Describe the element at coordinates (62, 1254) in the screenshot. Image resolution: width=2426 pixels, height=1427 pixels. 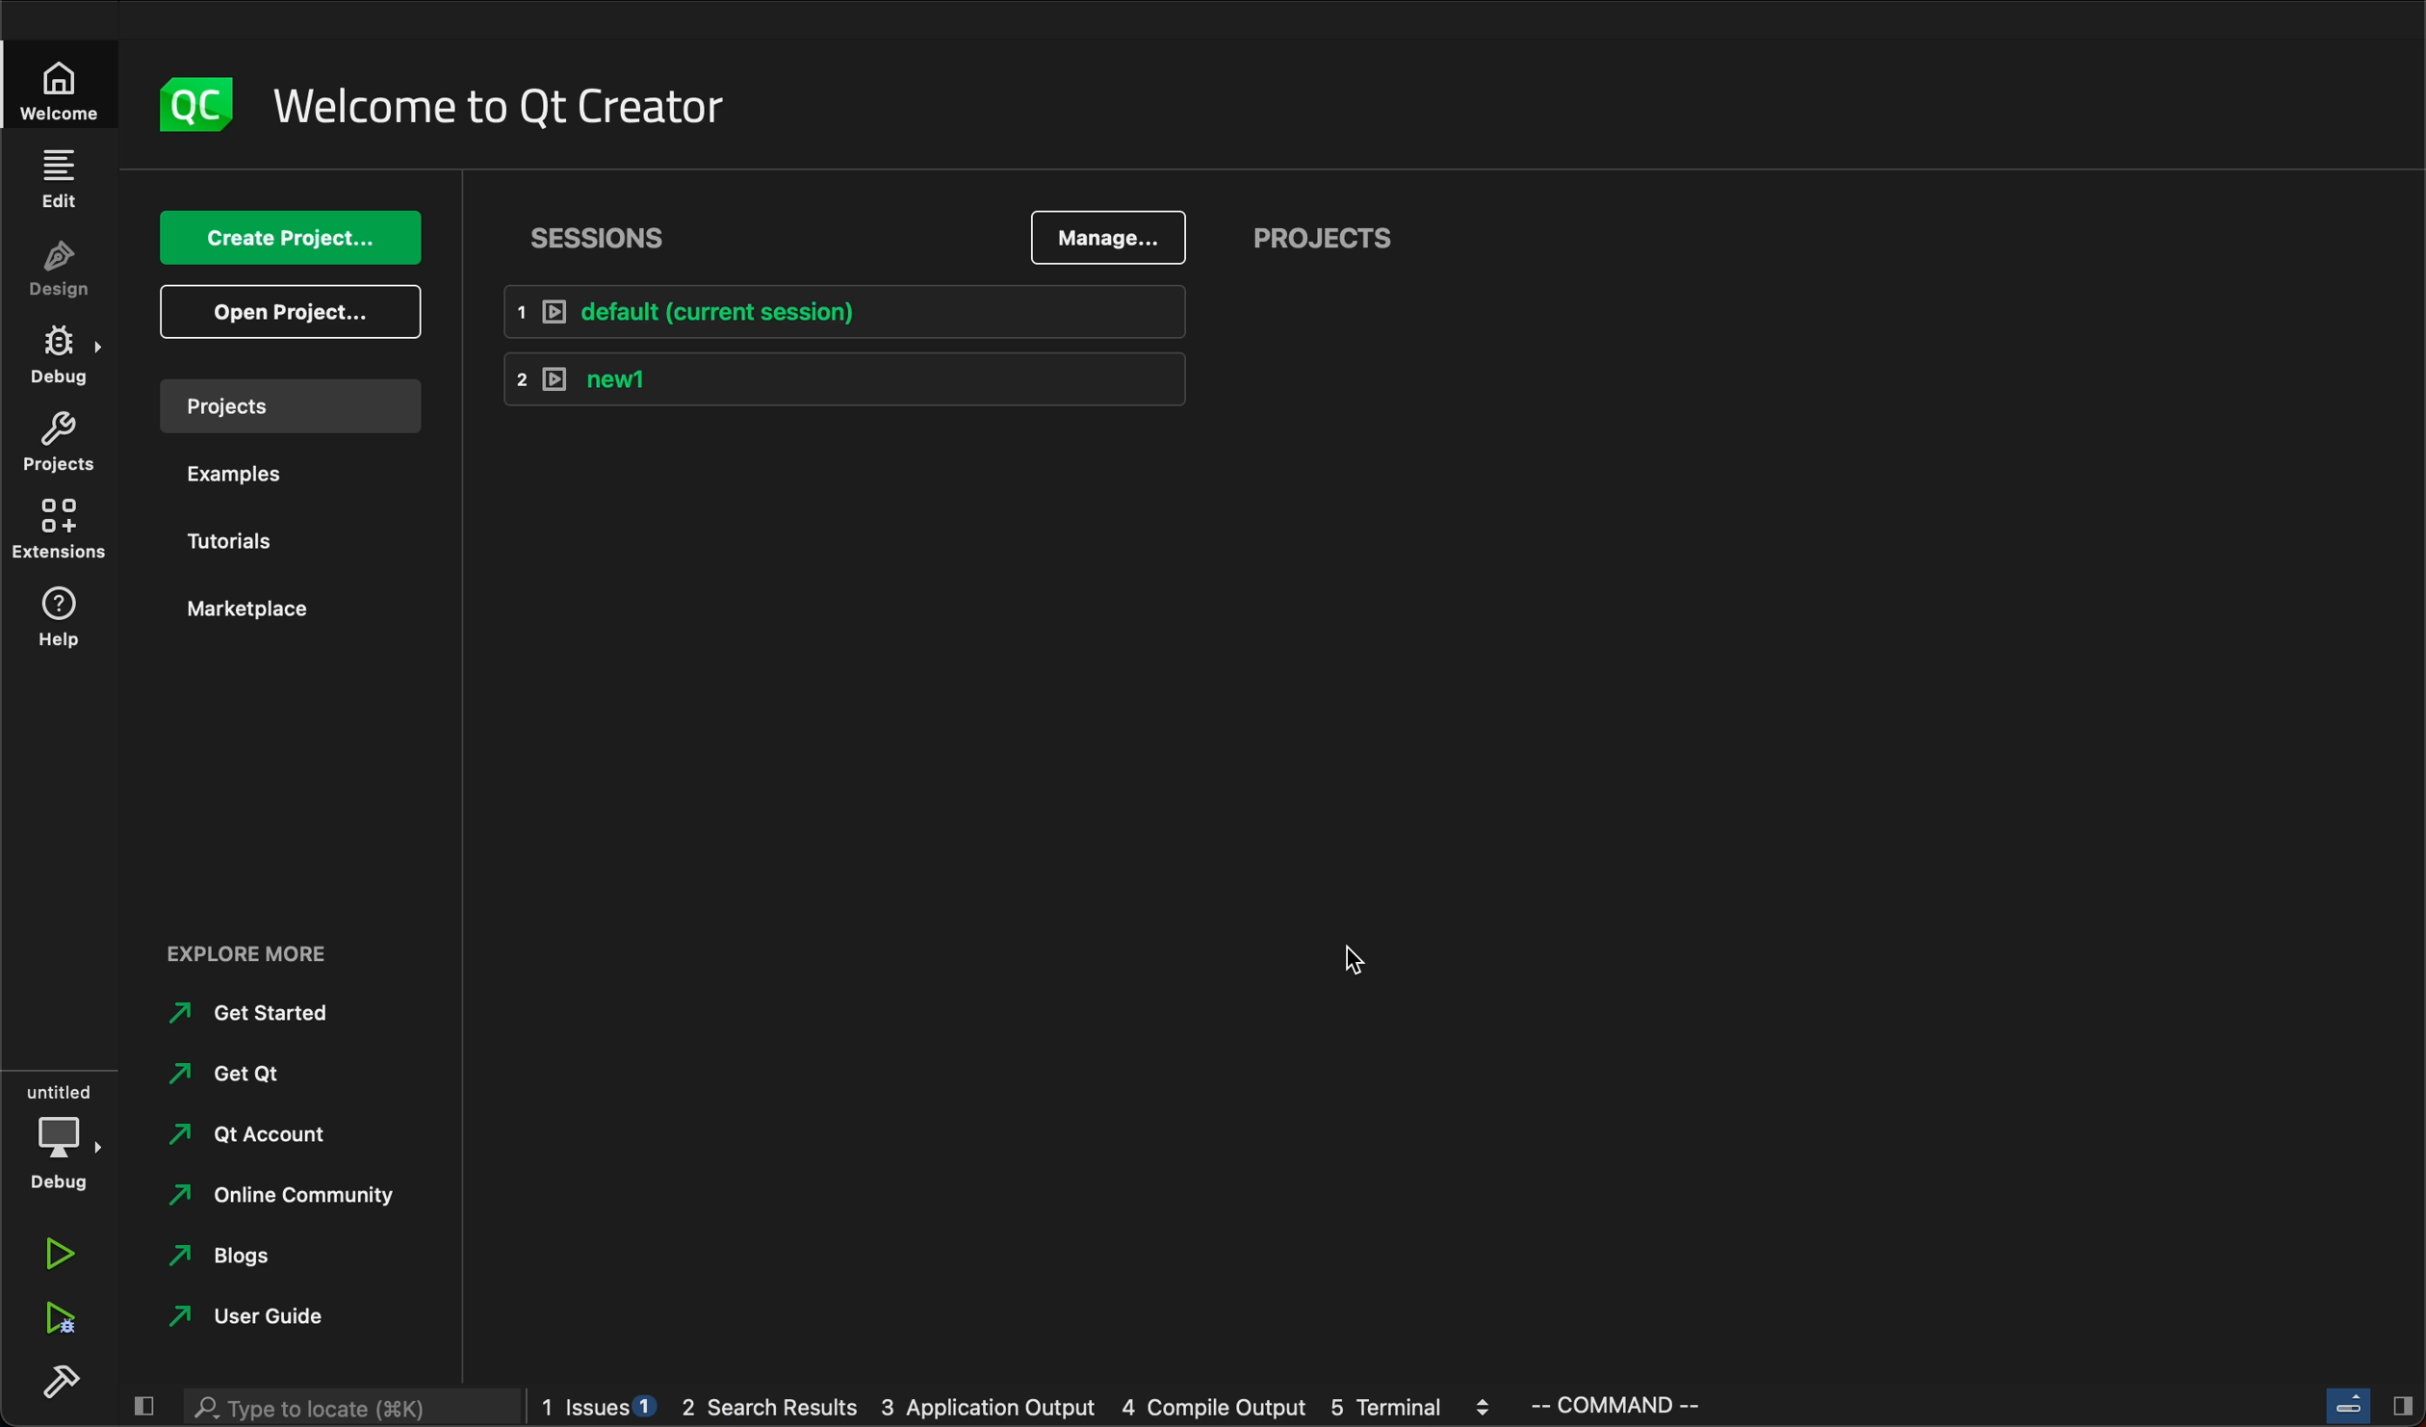
I see `run` at that location.